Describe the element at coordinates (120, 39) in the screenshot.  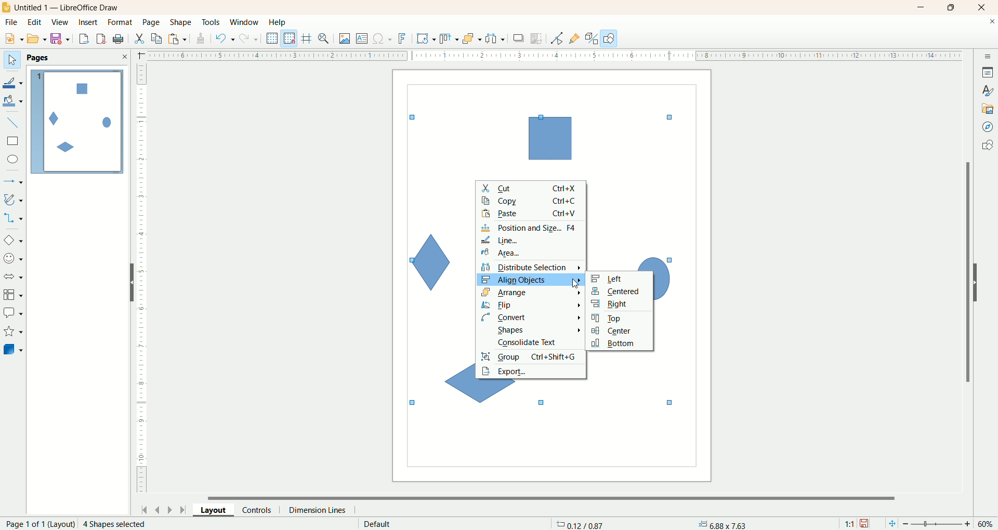
I see `export as PDF` at that location.